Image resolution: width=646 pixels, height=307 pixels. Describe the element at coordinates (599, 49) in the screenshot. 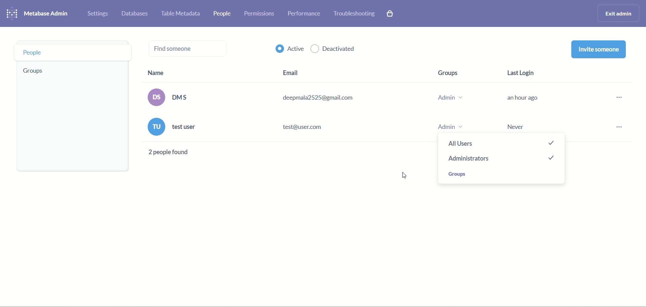

I see `invite someone` at that location.